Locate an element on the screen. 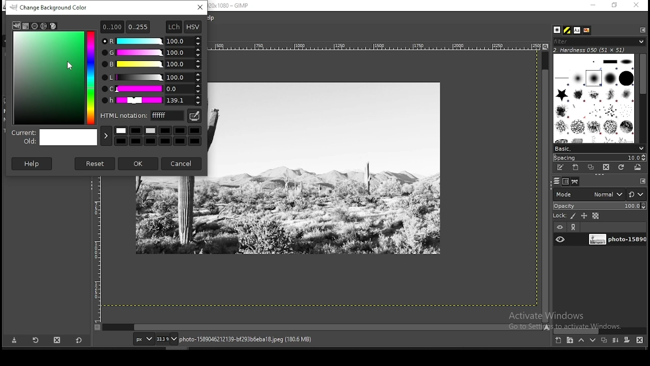  refresh brush is located at coordinates (621, 167).